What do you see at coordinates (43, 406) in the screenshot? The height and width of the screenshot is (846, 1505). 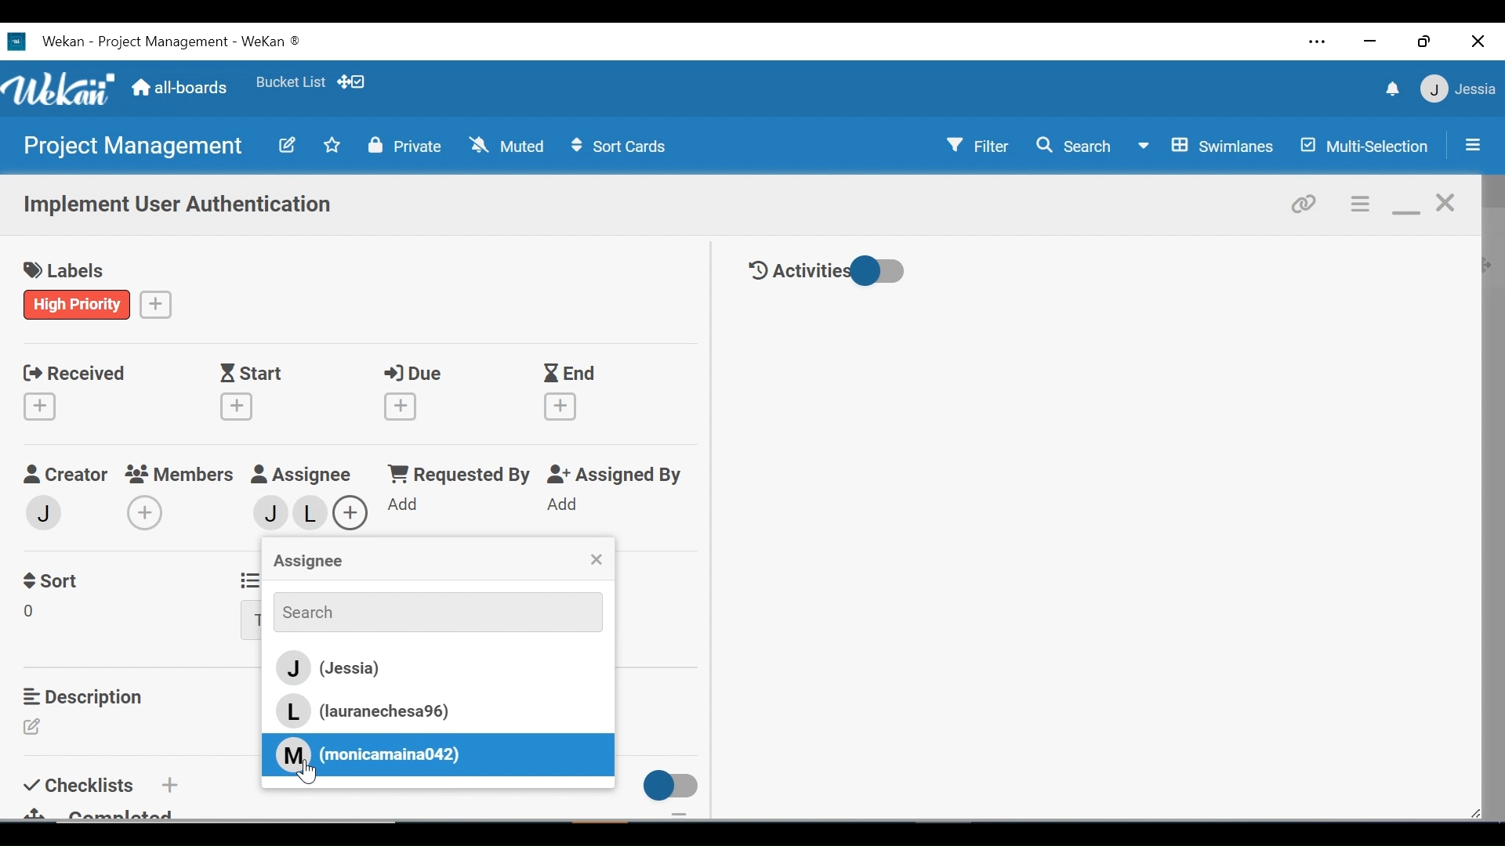 I see `Create Received Date` at bounding box center [43, 406].